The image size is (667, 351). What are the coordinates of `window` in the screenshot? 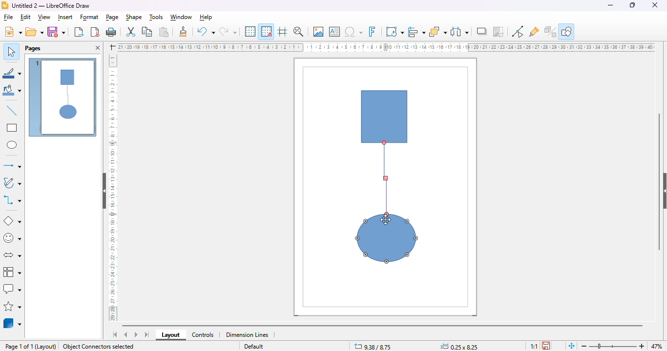 It's located at (181, 17).